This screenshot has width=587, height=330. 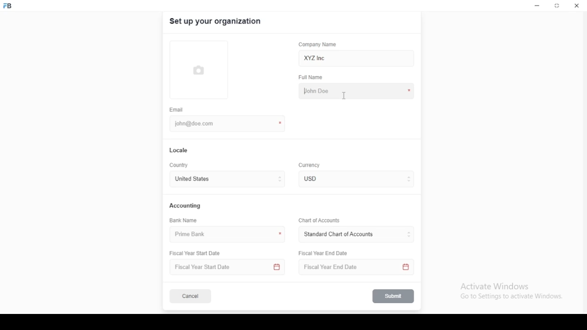 What do you see at coordinates (310, 165) in the screenshot?
I see `Currency` at bounding box center [310, 165].